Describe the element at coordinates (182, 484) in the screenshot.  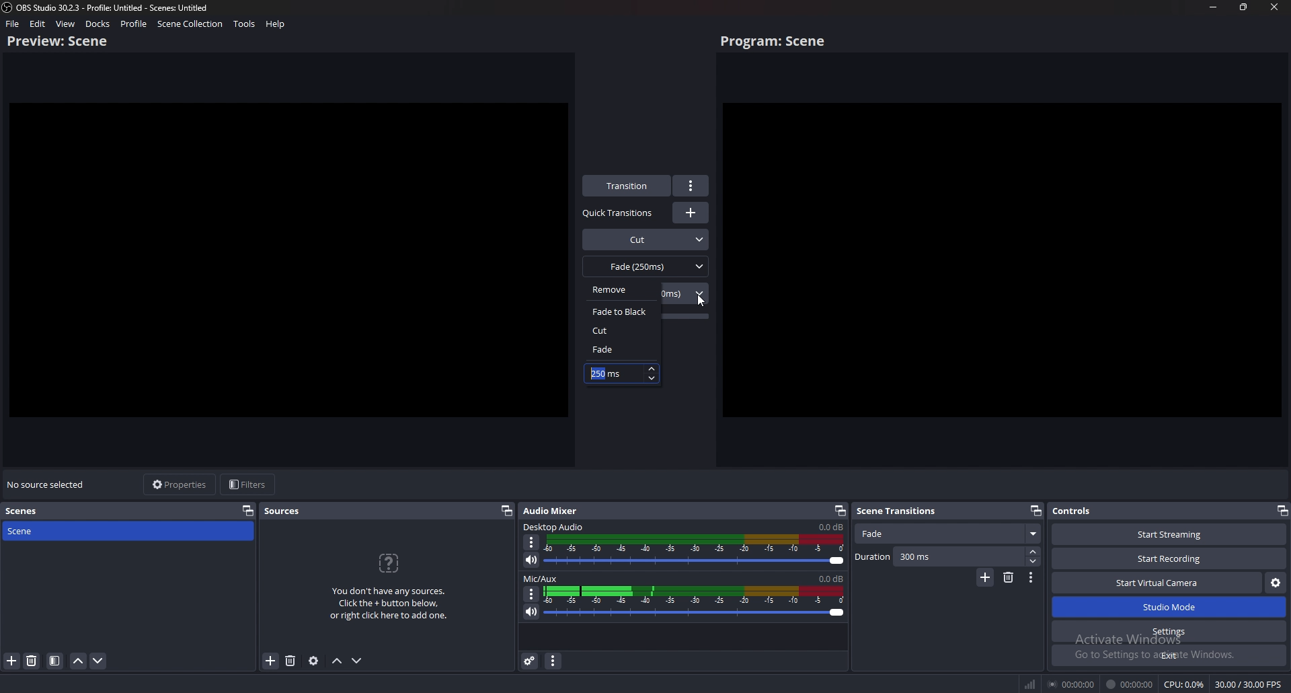
I see `properties` at that location.